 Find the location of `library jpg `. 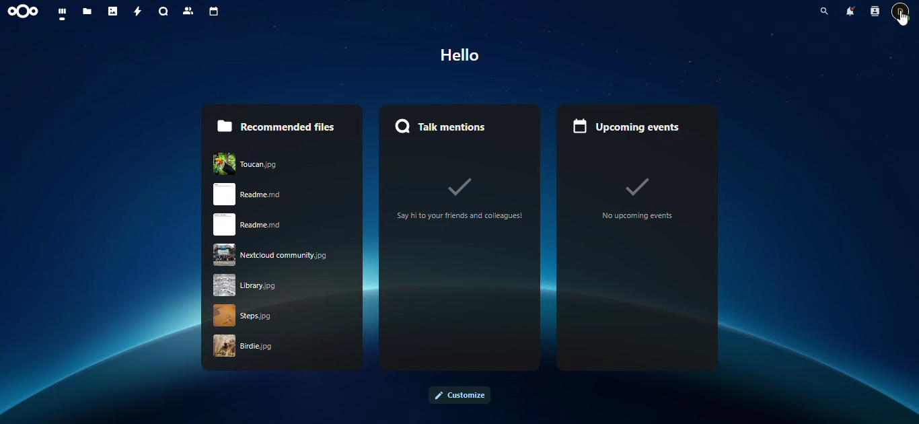

library jpg  is located at coordinates (270, 287).